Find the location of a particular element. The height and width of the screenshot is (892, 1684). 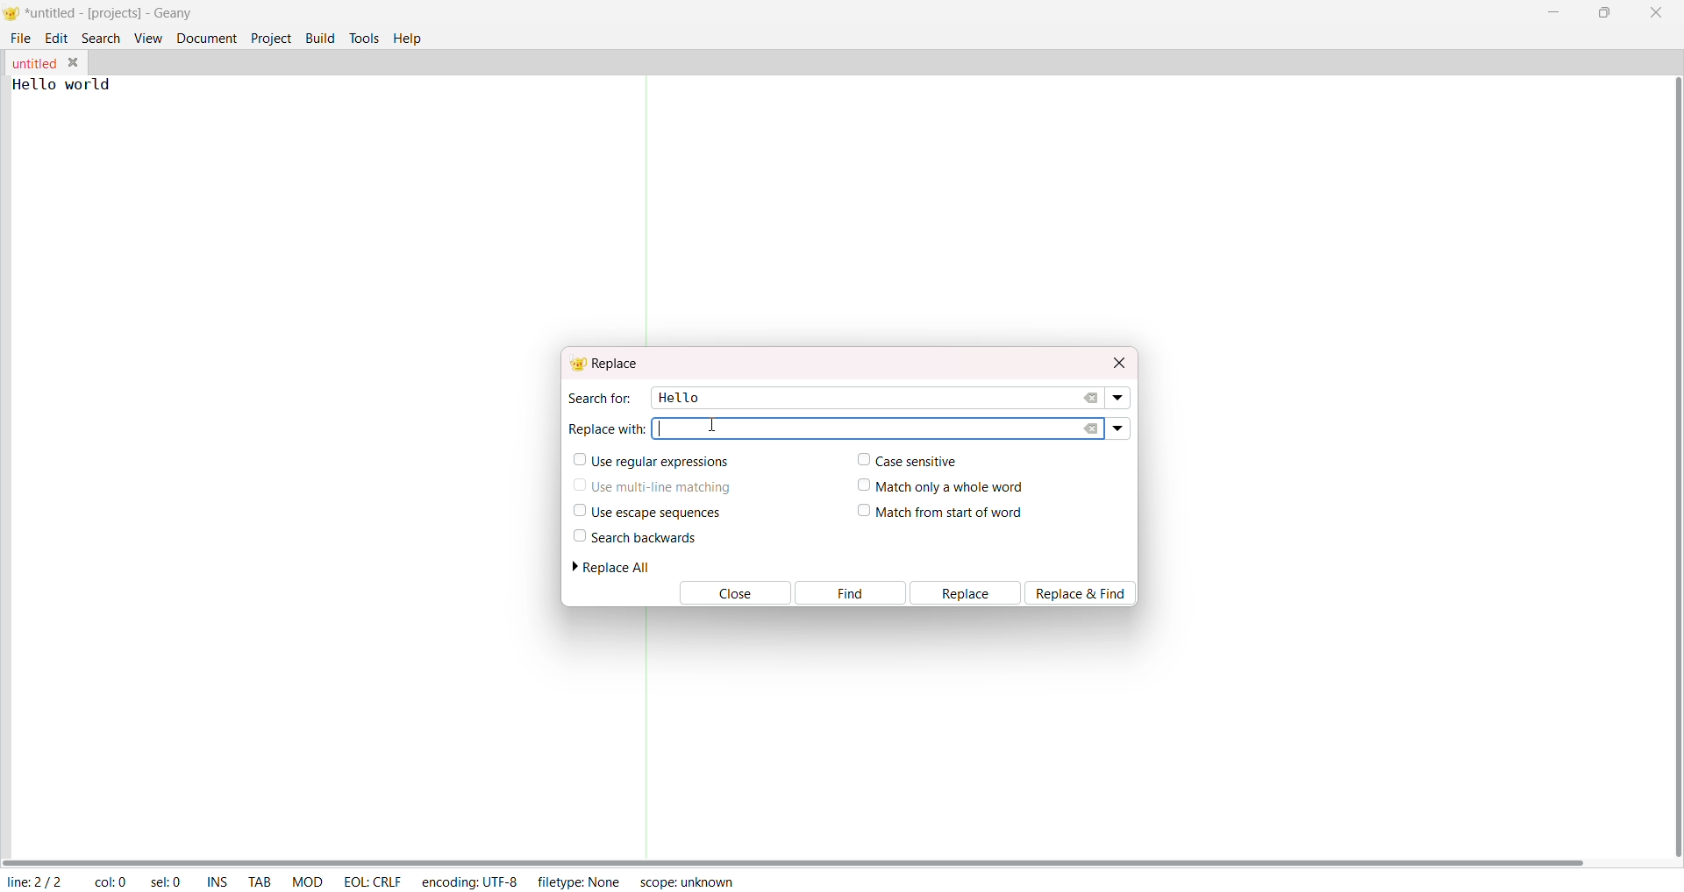

clear search is located at coordinates (1092, 398).